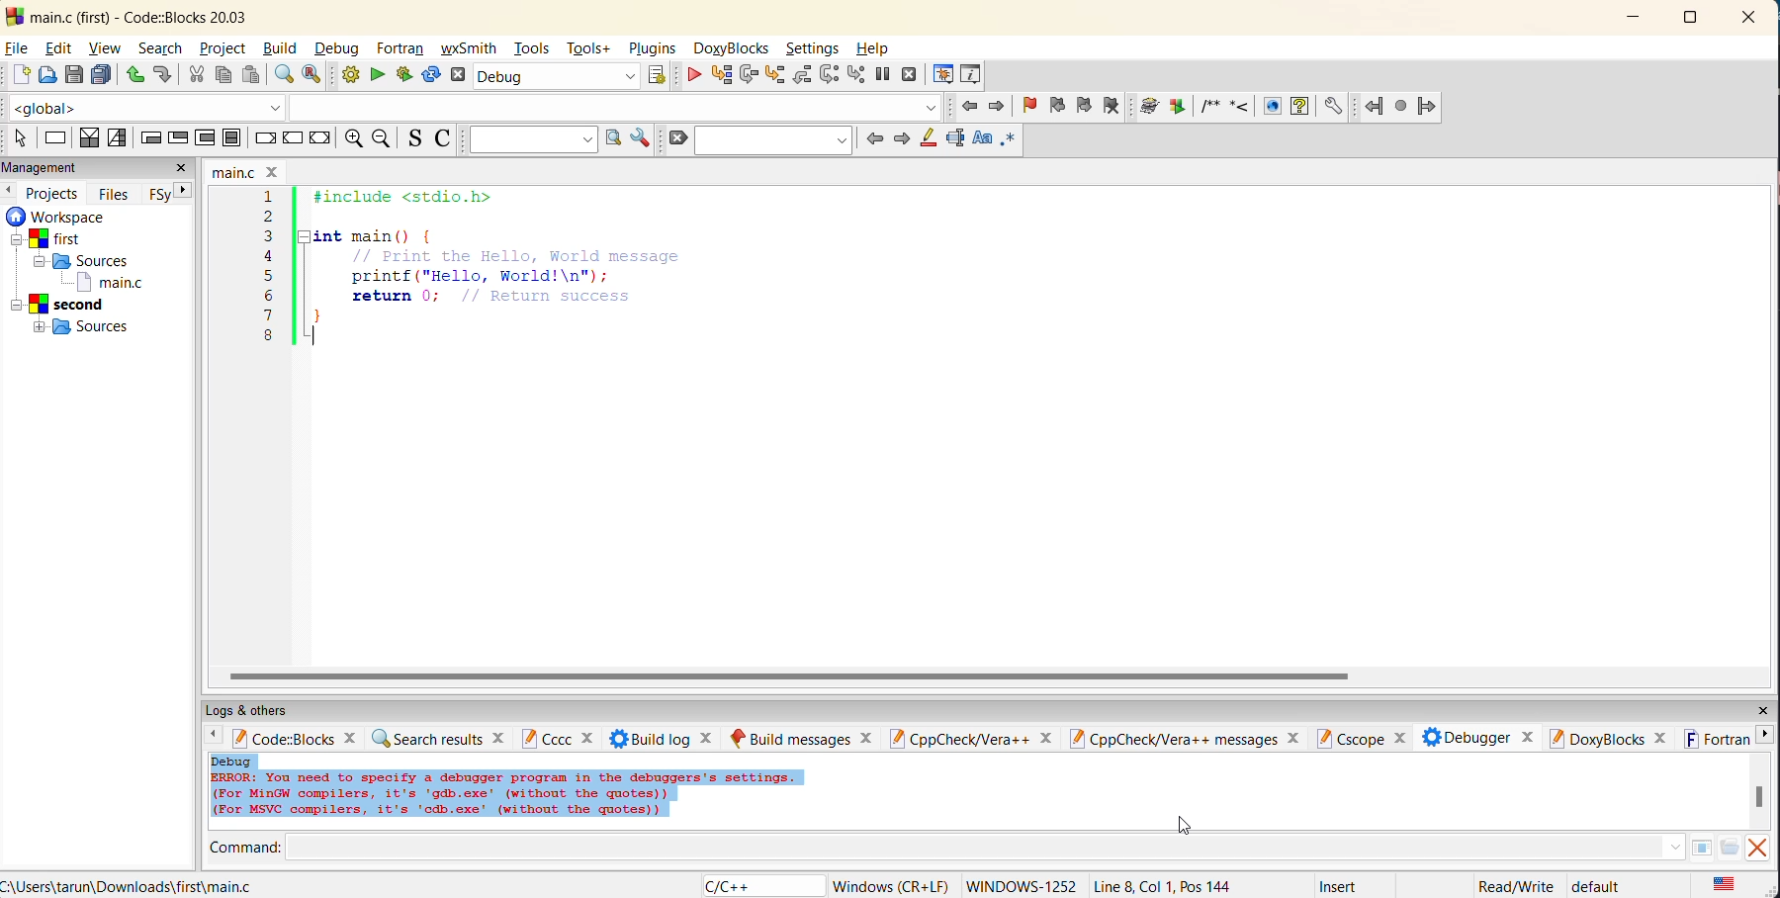 This screenshot has width=1780, height=898. Describe the element at coordinates (774, 142) in the screenshot. I see `search` at that location.